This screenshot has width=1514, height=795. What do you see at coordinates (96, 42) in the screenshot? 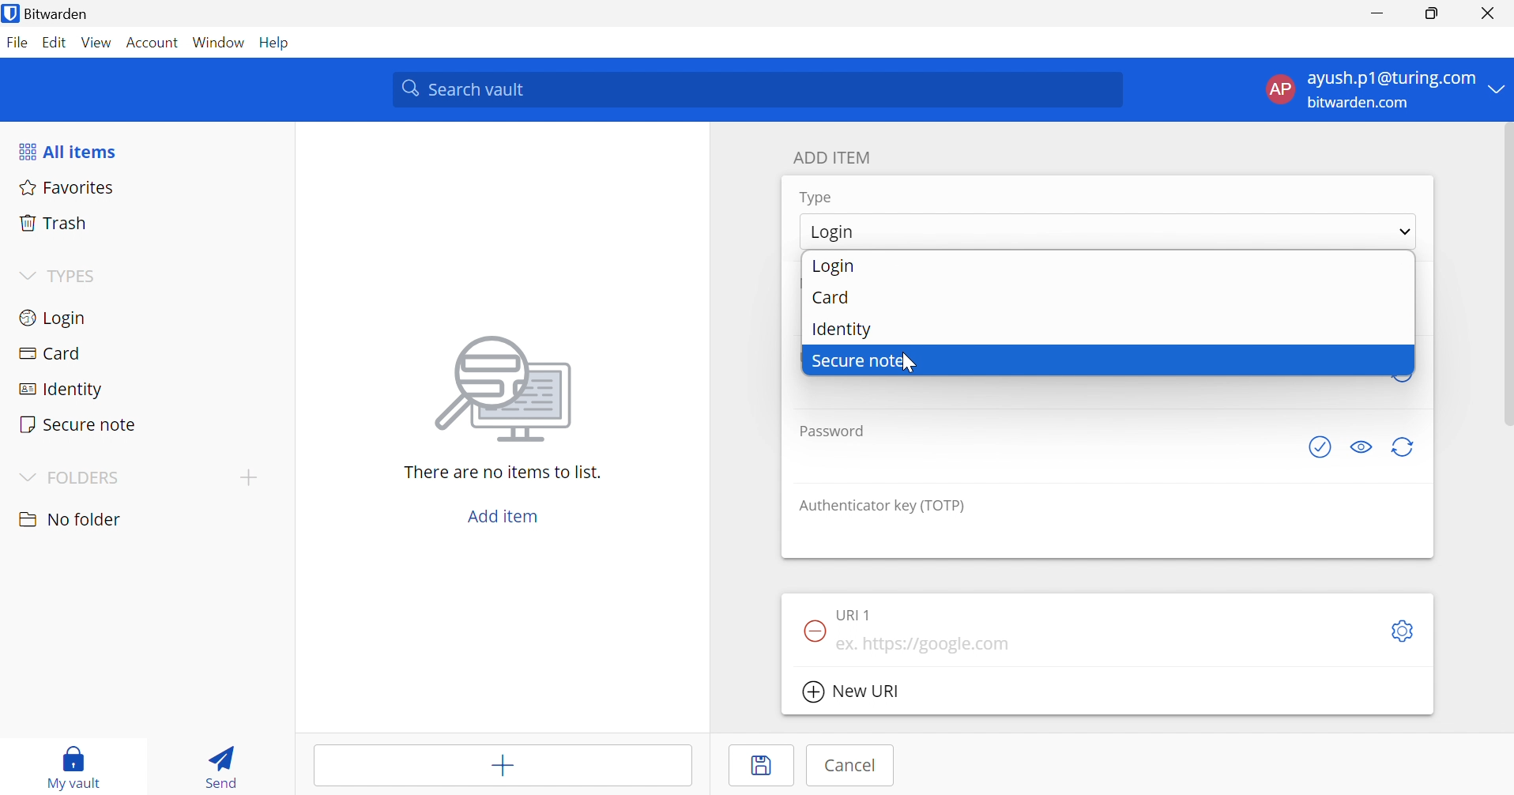
I see `View` at bounding box center [96, 42].